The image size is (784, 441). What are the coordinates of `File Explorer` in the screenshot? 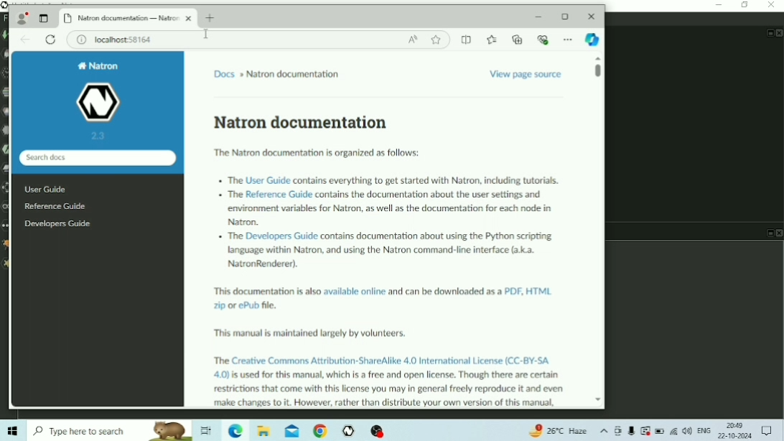 It's located at (265, 430).